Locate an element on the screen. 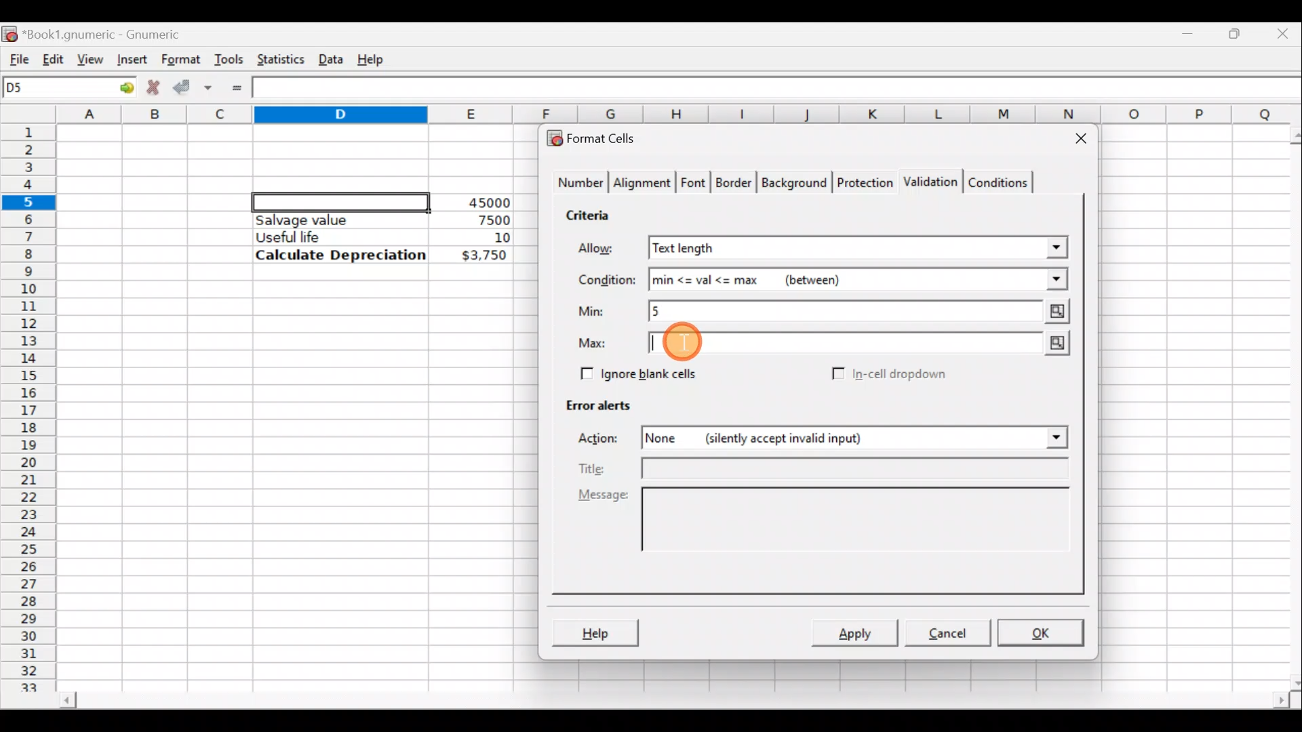 The width and height of the screenshot is (1302, 732). Criteria is located at coordinates (593, 213).